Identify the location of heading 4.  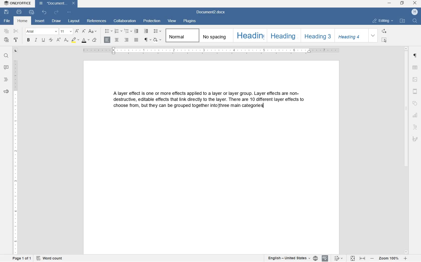
(351, 35).